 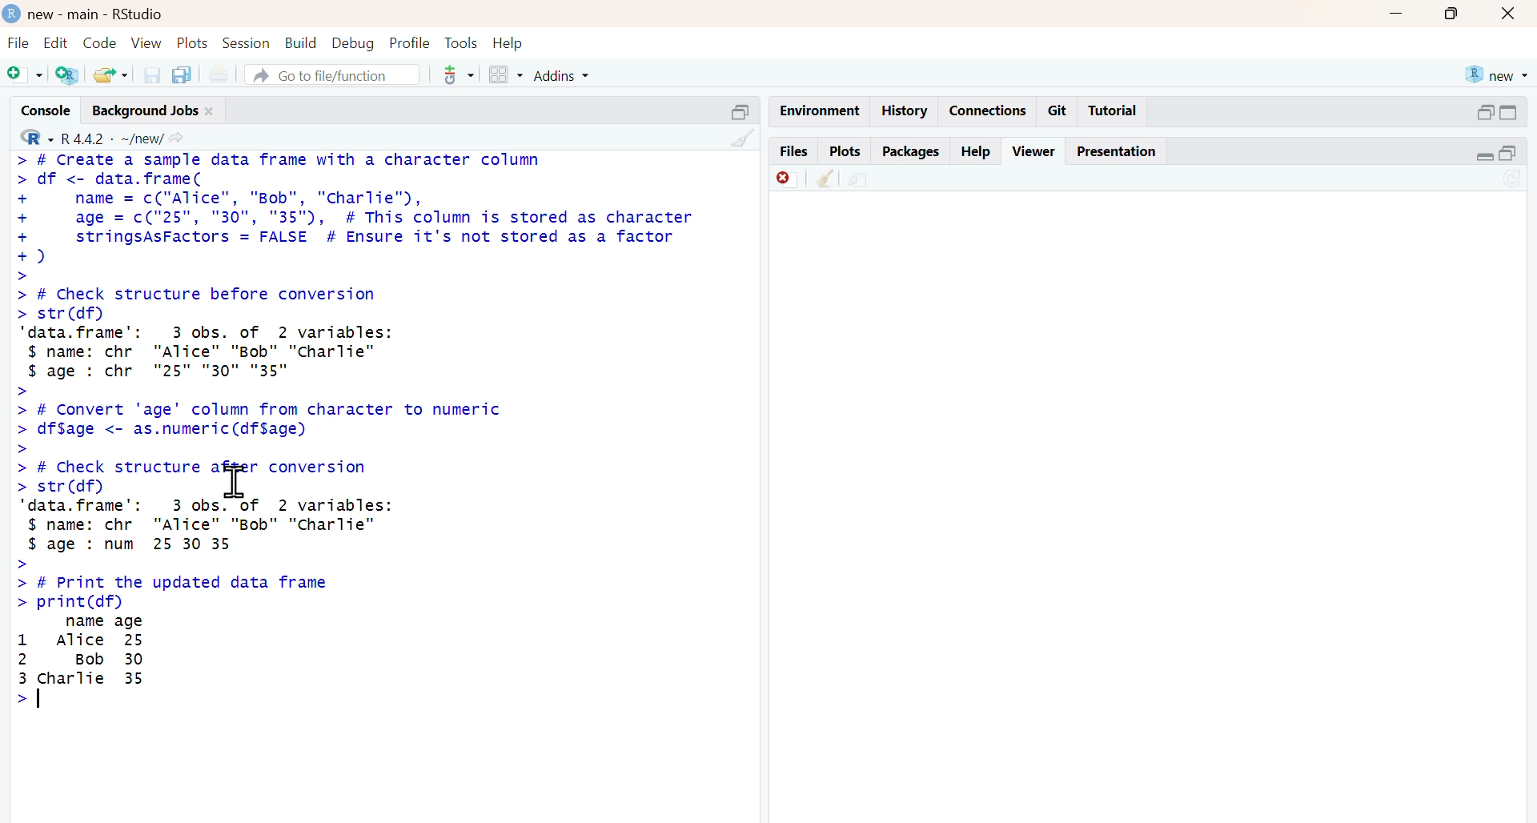 What do you see at coordinates (1507, 154) in the screenshot?
I see `open in separate window` at bounding box center [1507, 154].